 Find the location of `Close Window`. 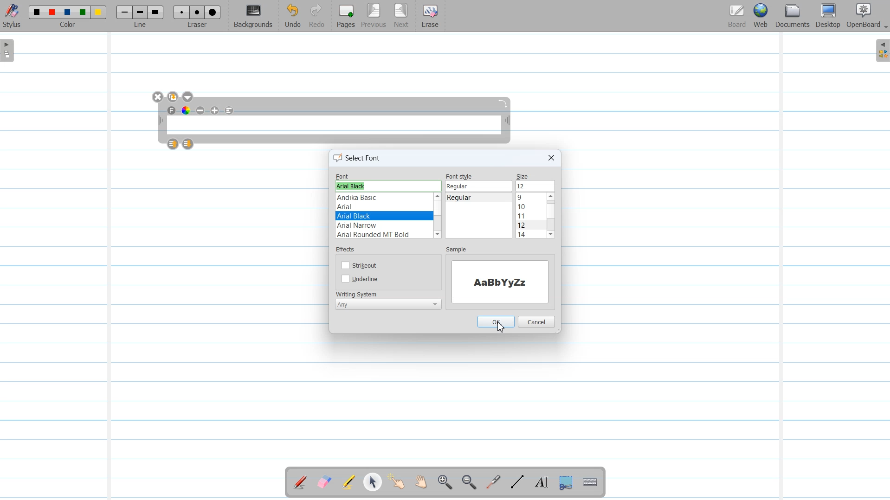

Close Window is located at coordinates (550, 158).